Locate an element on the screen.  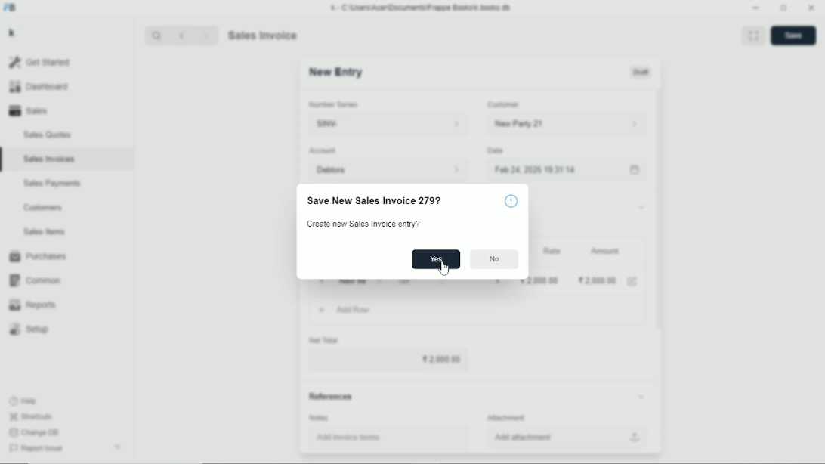
Forward is located at coordinates (208, 34).